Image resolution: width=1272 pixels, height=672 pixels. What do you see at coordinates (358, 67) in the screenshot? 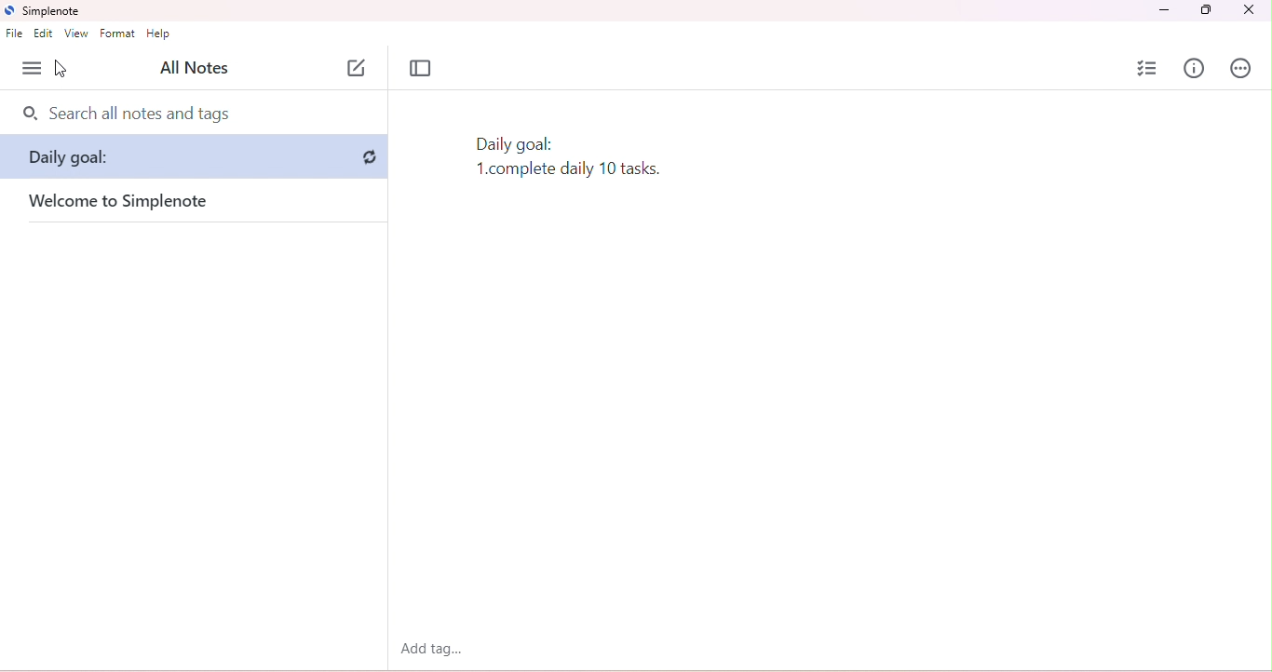
I see `new note` at bounding box center [358, 67].